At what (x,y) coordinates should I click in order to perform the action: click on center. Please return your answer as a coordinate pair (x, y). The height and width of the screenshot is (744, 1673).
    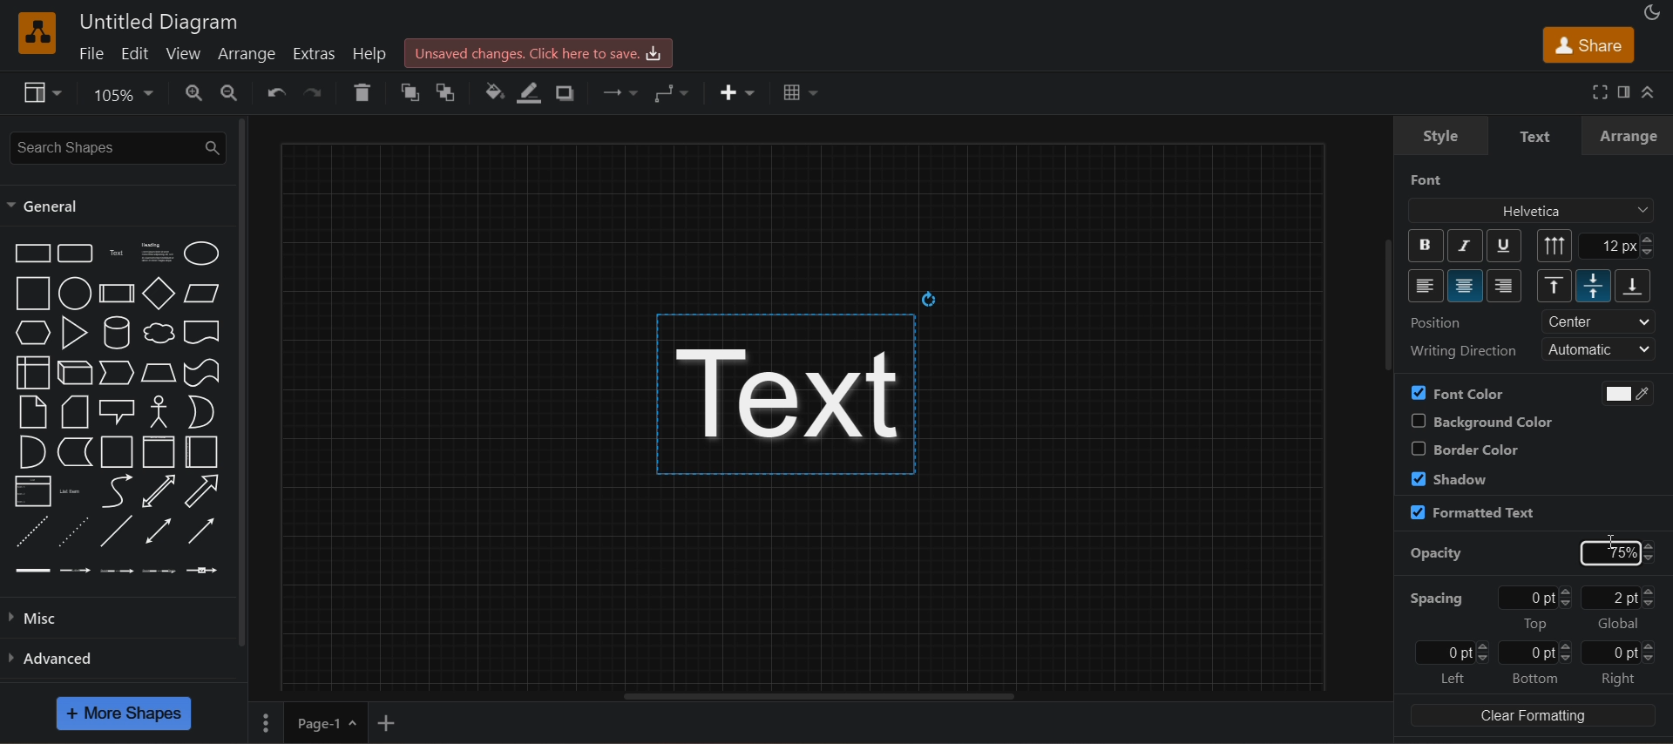
    Looking at the image, I should click on (1599, 321).